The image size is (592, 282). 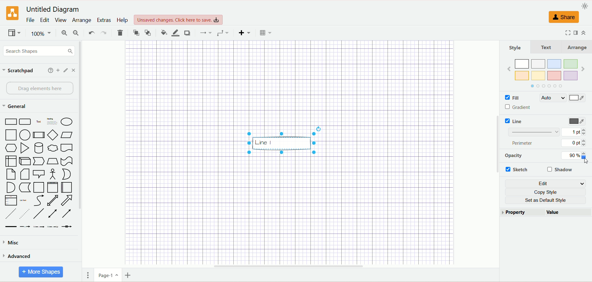 What do you see at coordinates (520, 213) in the screenshot?
I see `property` at bounding box center [520, 213].